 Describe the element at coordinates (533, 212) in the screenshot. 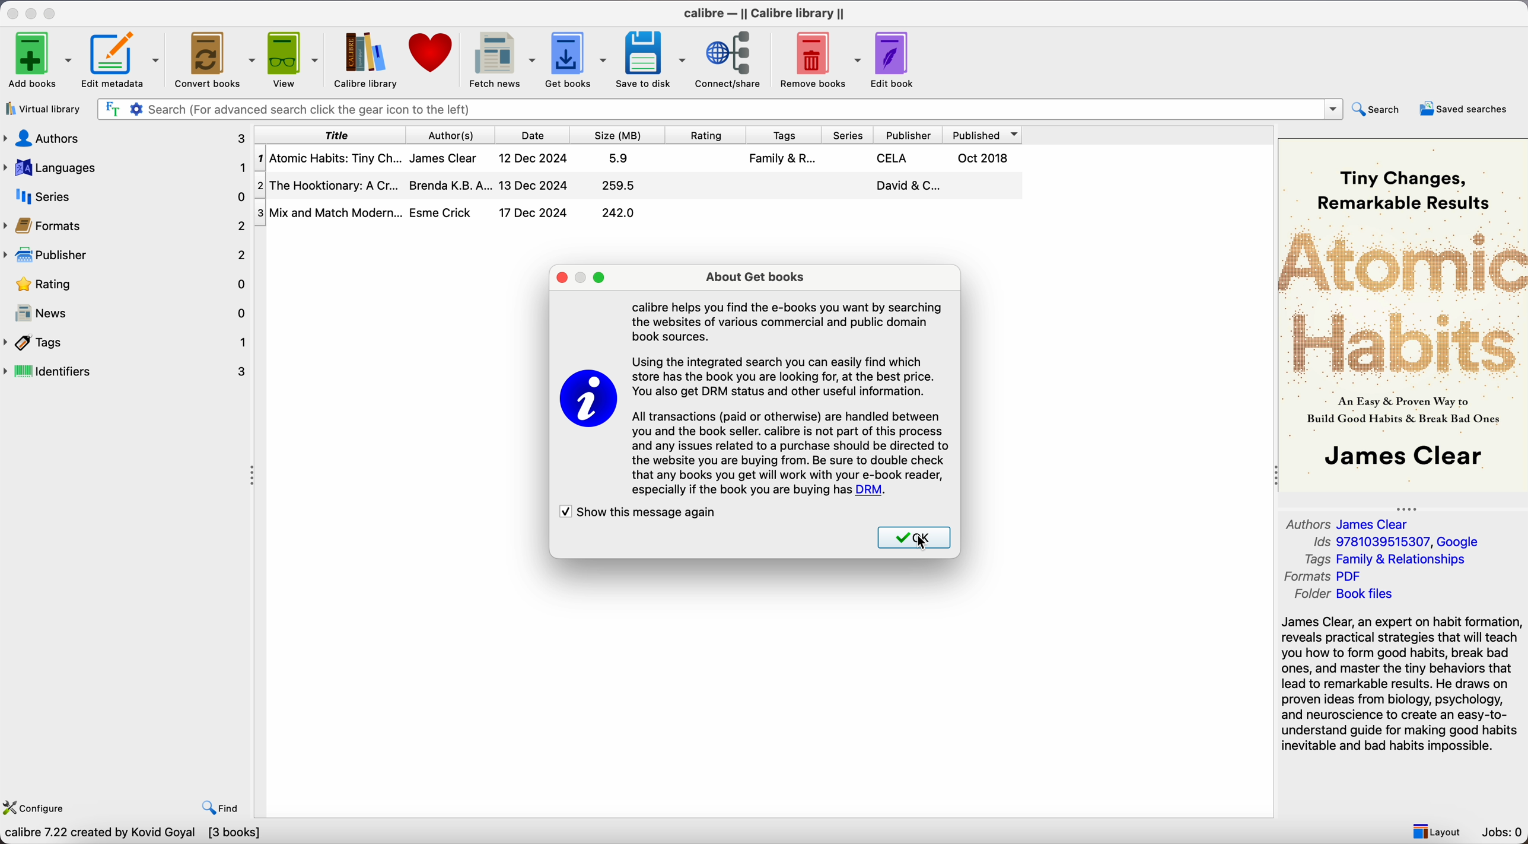

I see `17 Dec 2024` at that location.